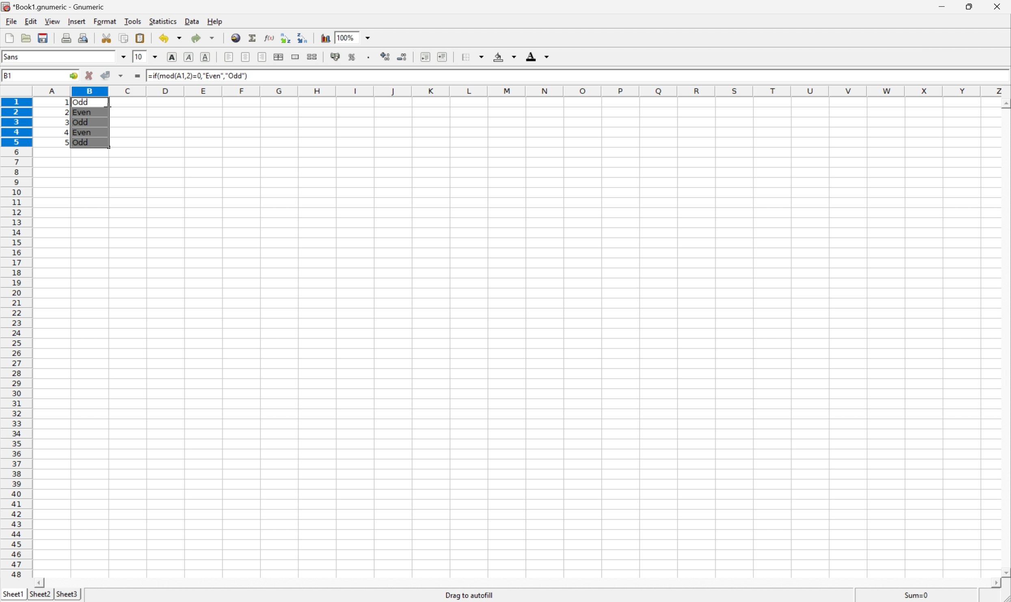 Image resolution: width=1011 pixels, height=602 pixels. What do you see at coordinates (68, 142) in the screenshot?
I see `5` at bounding box center [68, 142].